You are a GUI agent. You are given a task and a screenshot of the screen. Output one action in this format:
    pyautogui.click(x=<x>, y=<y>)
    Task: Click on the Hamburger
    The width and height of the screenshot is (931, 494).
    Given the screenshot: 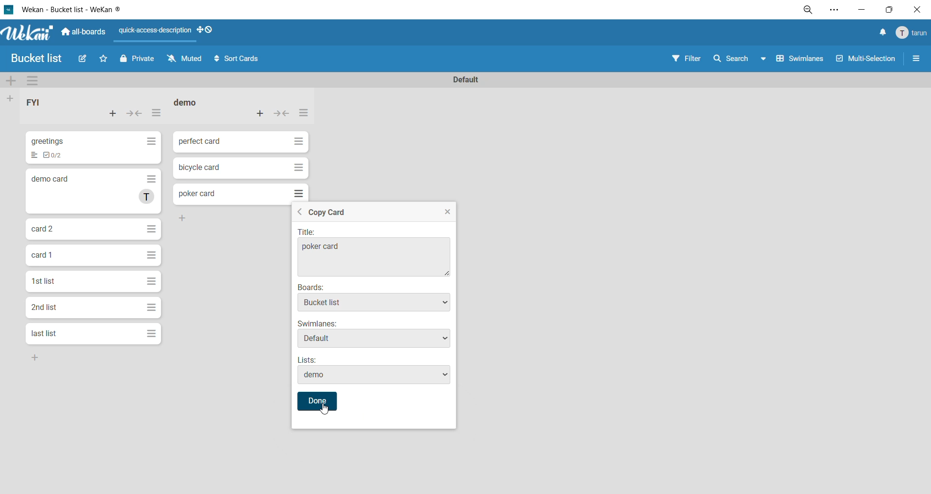 What is the action you would take?
    pyautogui.click(x=150, y=142)
    